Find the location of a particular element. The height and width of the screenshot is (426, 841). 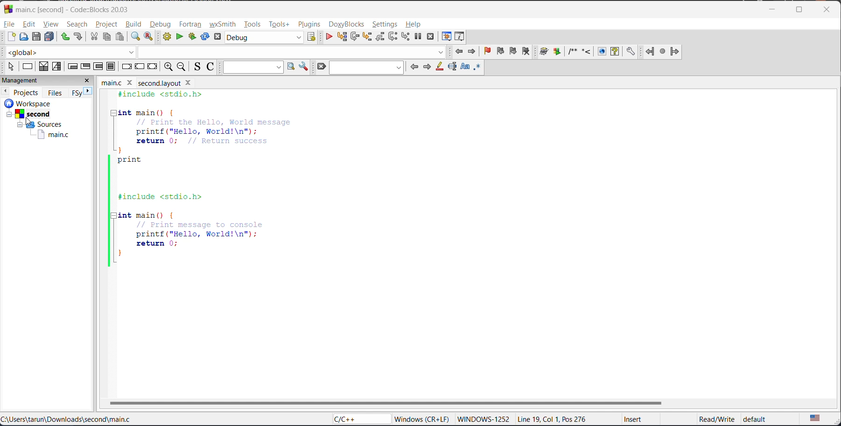

run search is located at coordinates (291, 66).